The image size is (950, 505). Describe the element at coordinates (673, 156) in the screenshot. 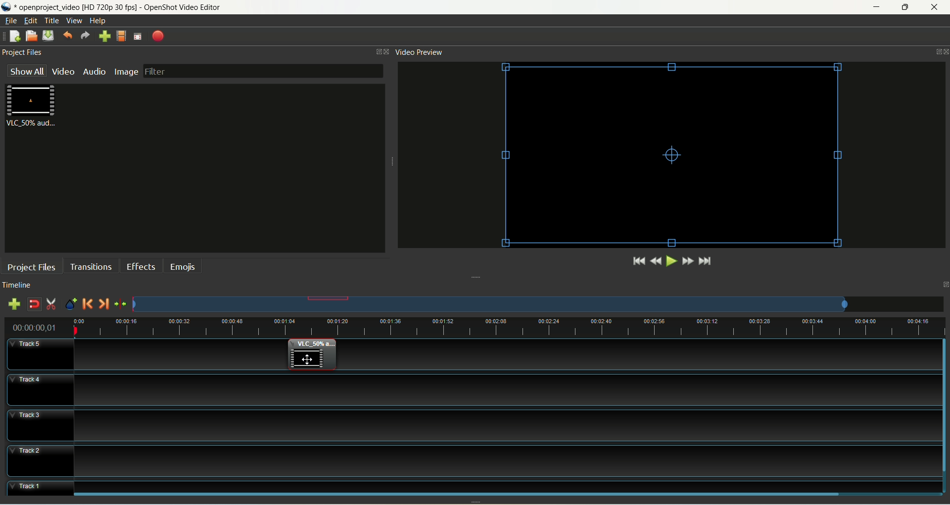

I see `video clip` at that location.